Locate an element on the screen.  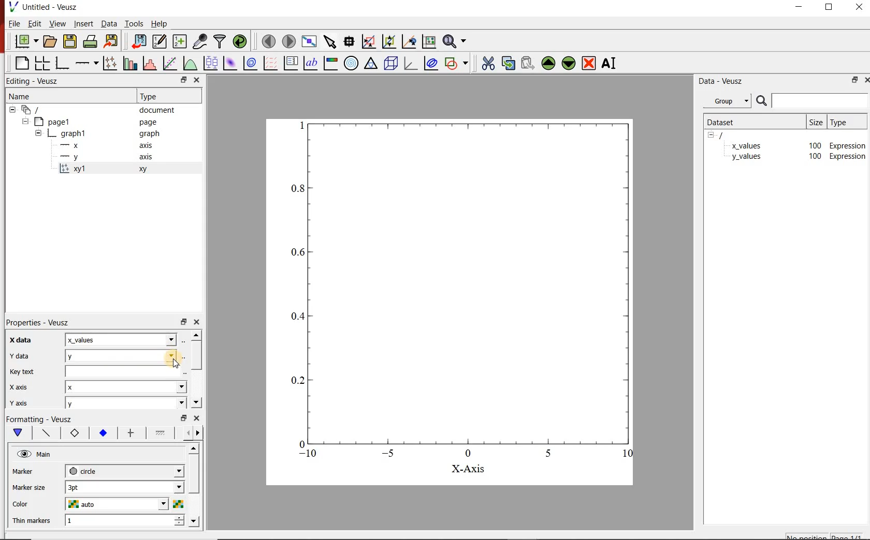
3d scene is located at coordinates (392, 65).